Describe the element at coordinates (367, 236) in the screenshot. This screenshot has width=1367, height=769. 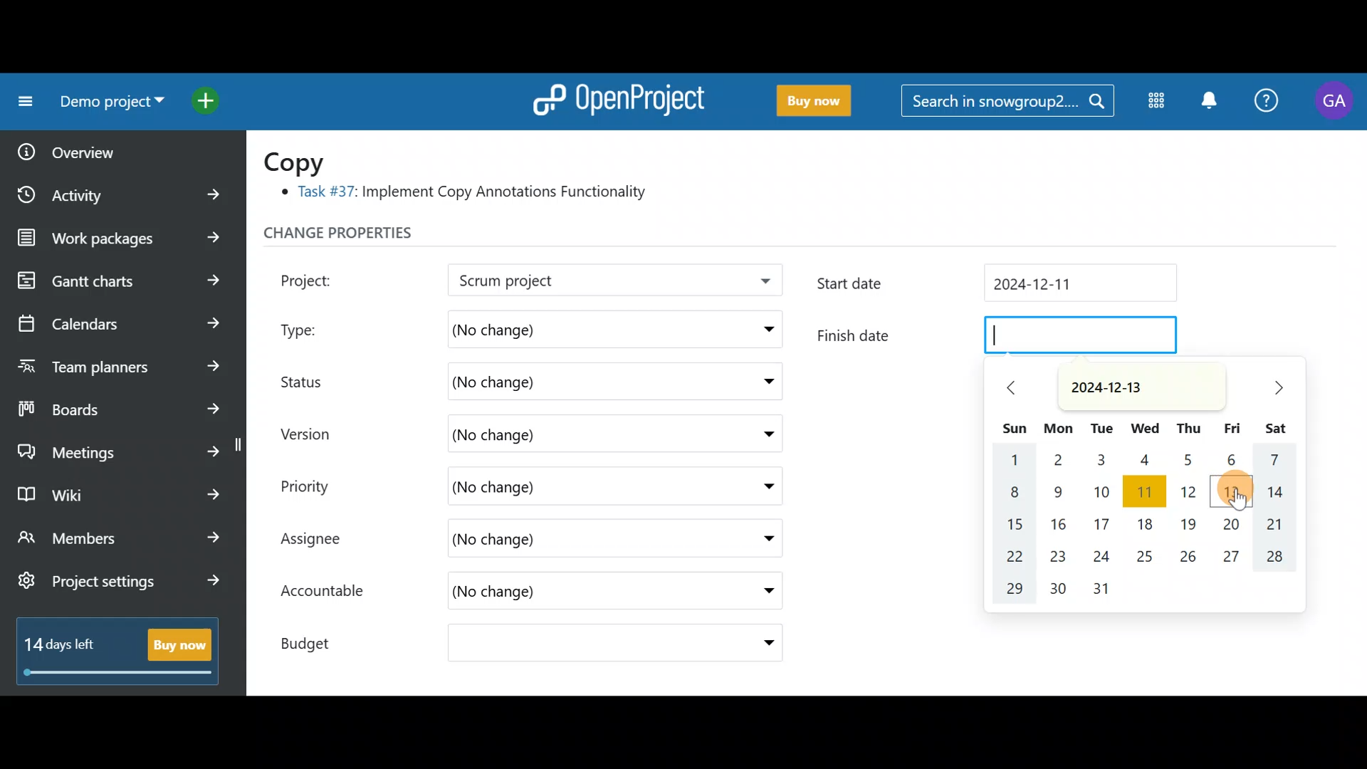
I see `Change properties` at that location.